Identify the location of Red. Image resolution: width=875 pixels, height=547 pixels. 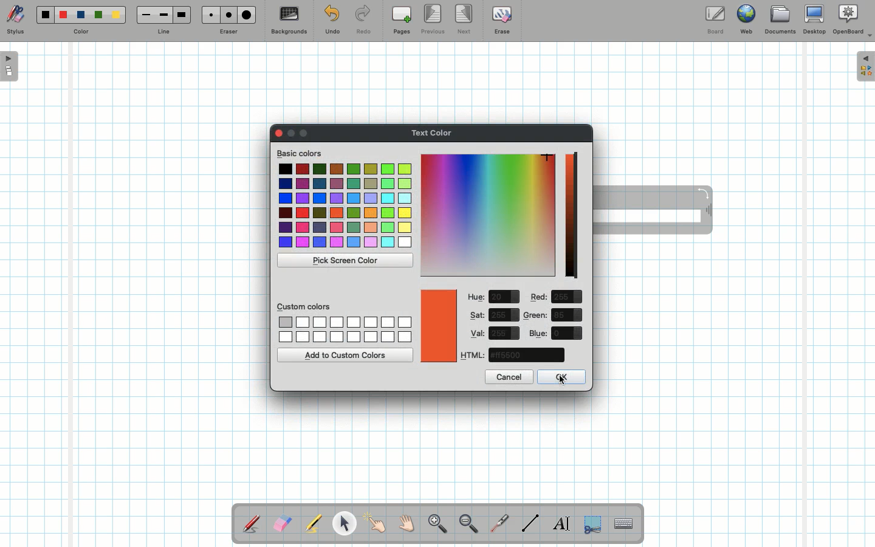
(540, 297).